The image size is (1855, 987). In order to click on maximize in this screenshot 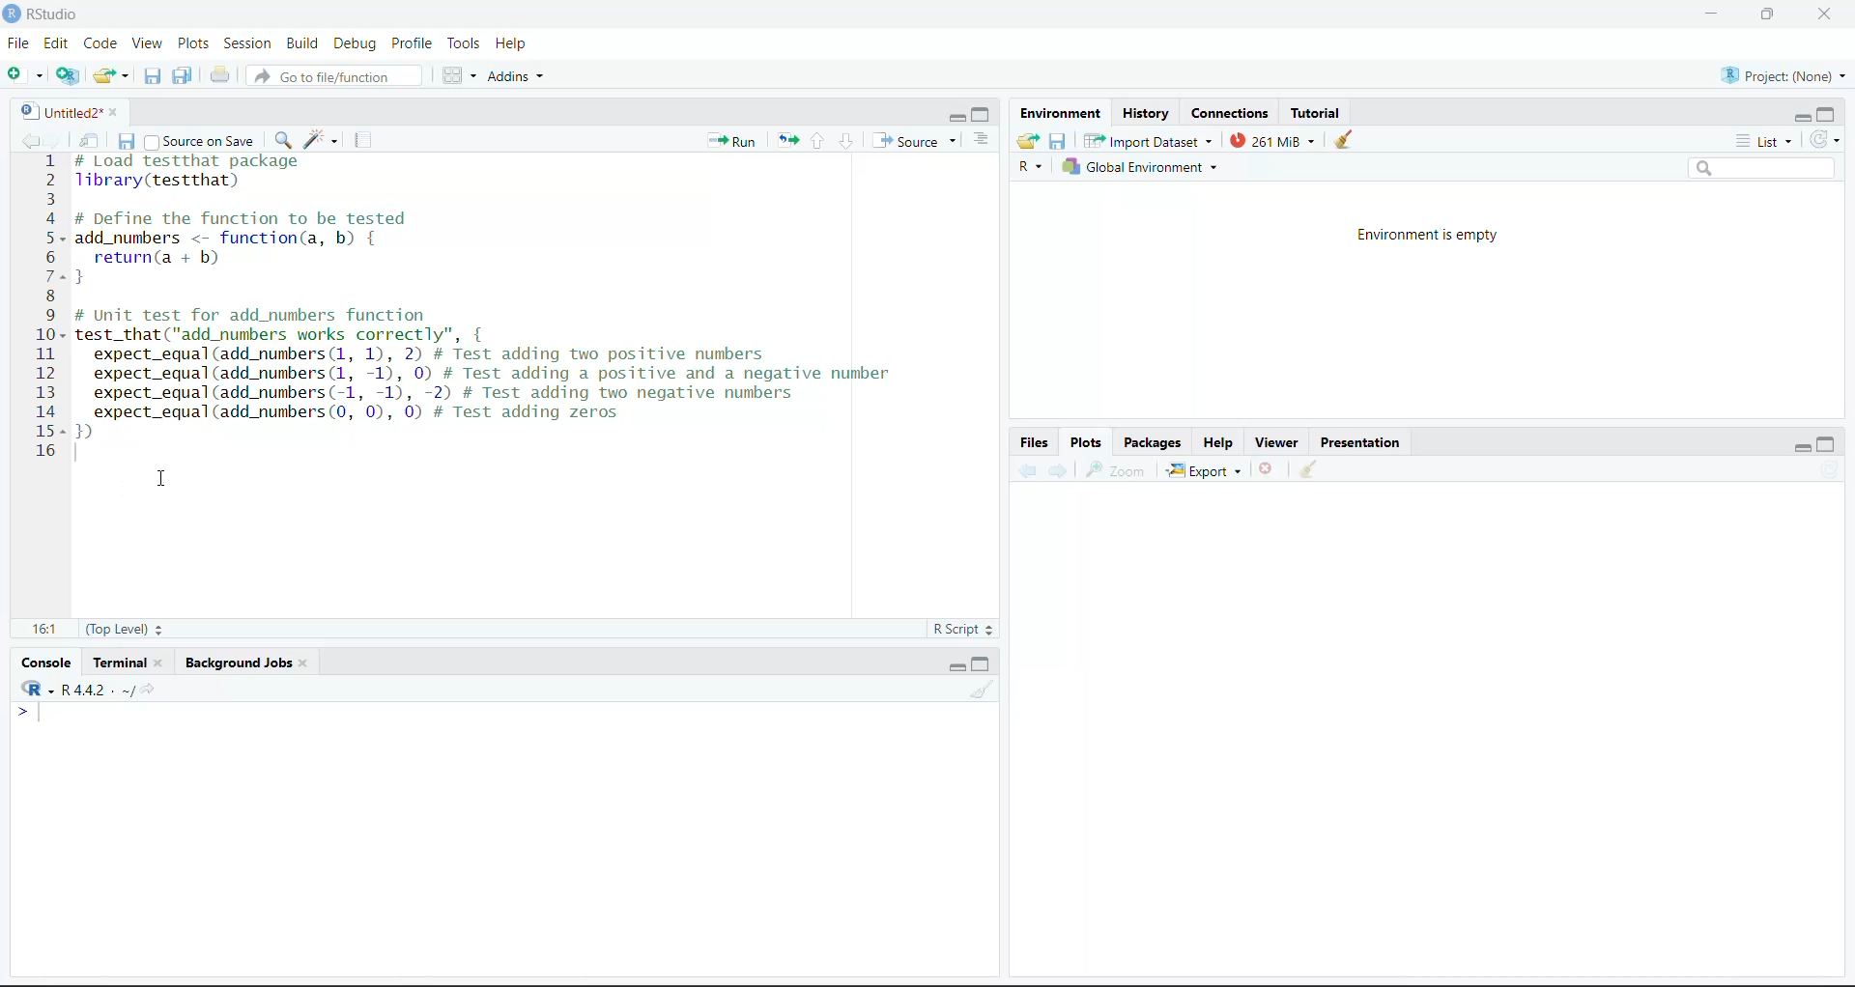, I will do `click(982, 114)`.